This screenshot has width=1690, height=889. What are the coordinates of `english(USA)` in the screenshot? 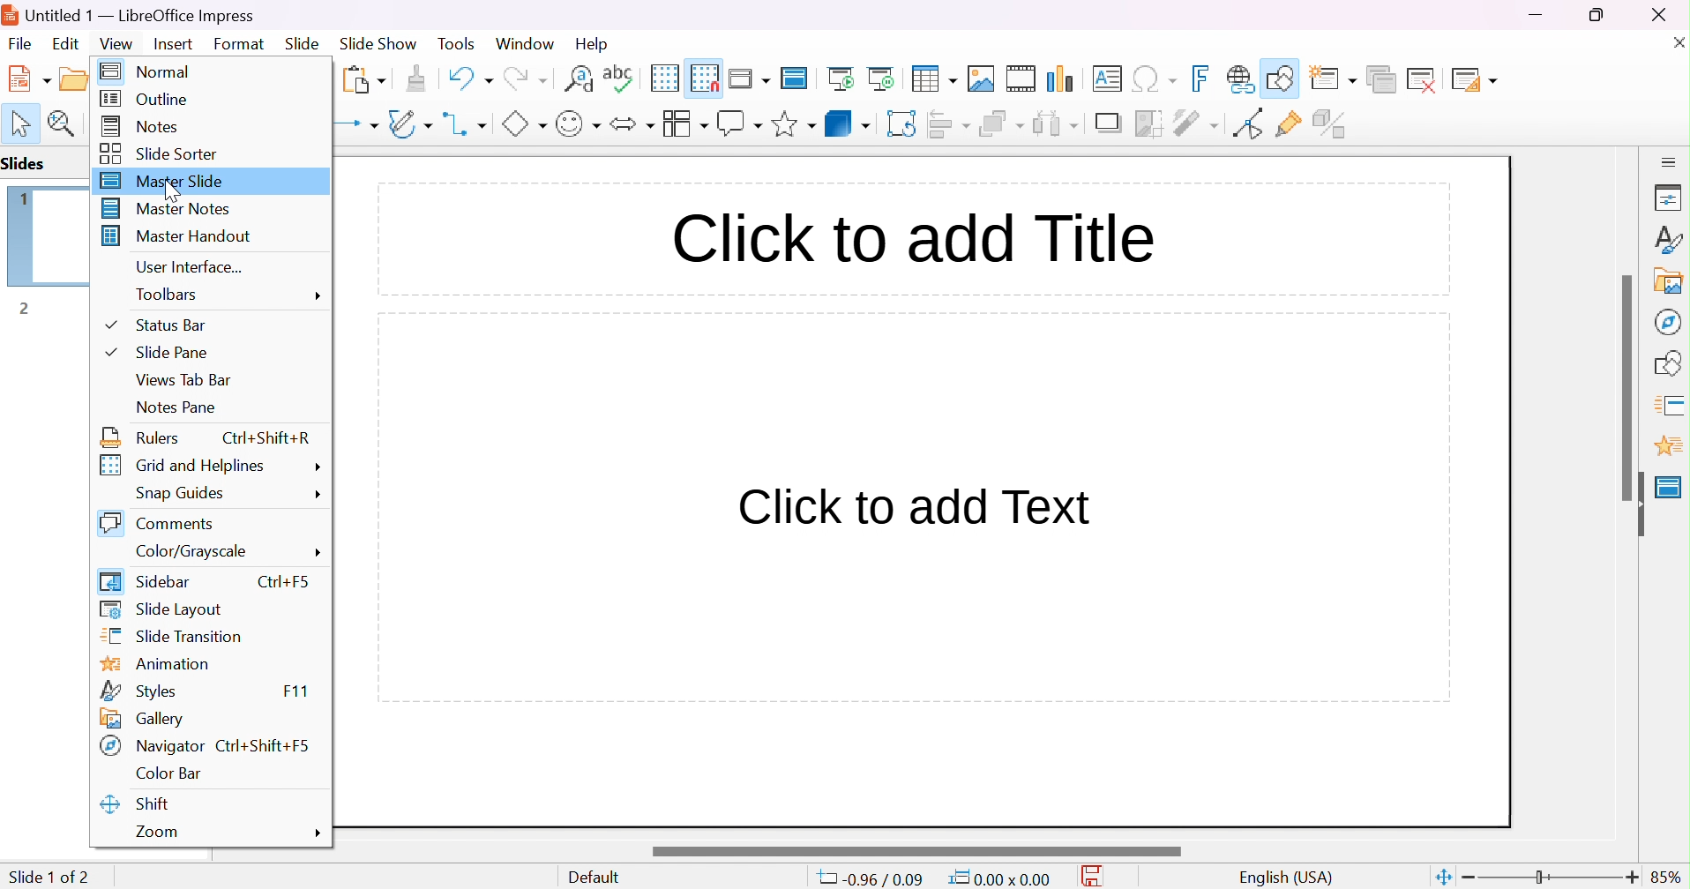 It's located at (1287, 878).